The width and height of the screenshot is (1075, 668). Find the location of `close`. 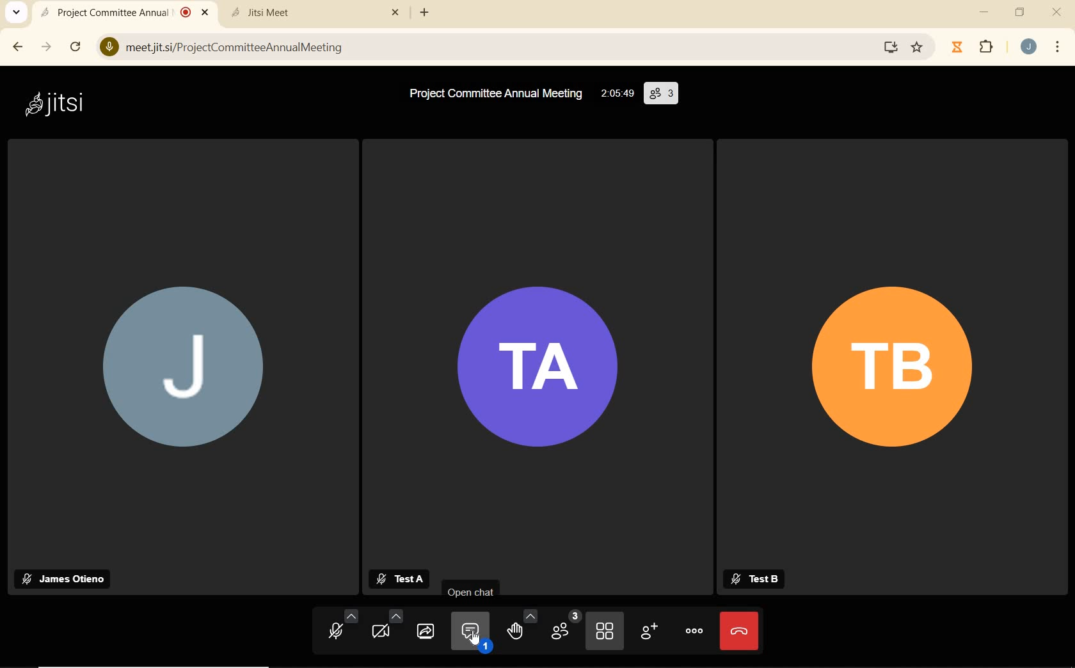

close is located at coordinates (207, 13).